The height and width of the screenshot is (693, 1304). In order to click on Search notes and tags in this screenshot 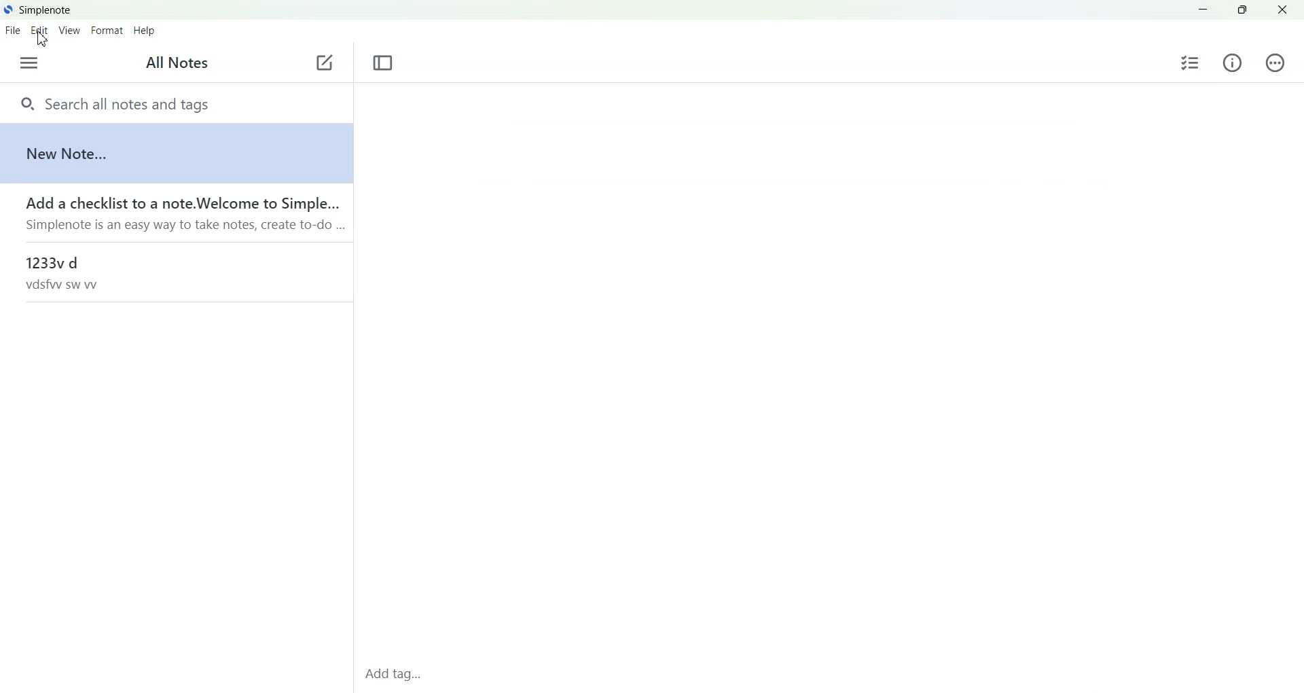, I will do `click(175, 103)`.